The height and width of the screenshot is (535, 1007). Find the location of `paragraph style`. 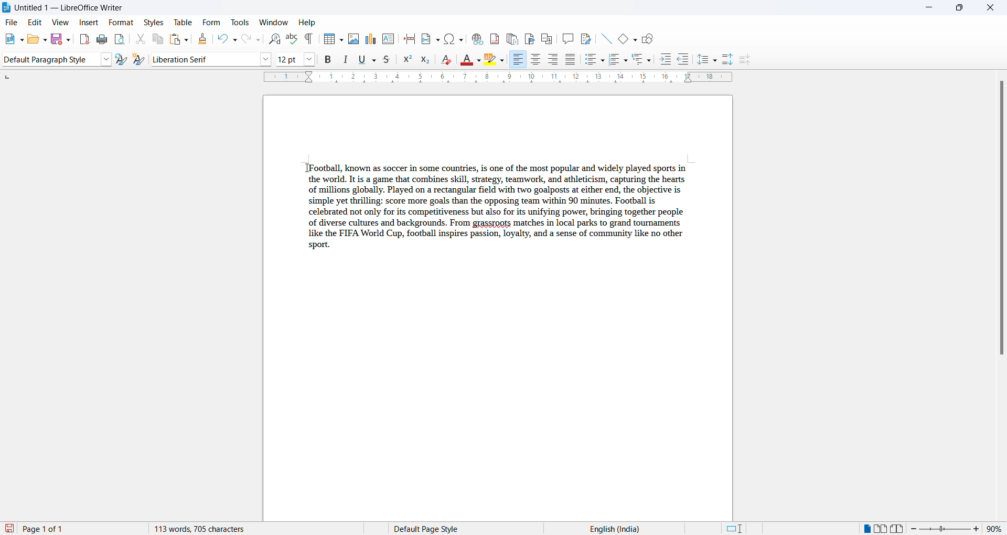

paragraph style is located at coordinates (50, 59).